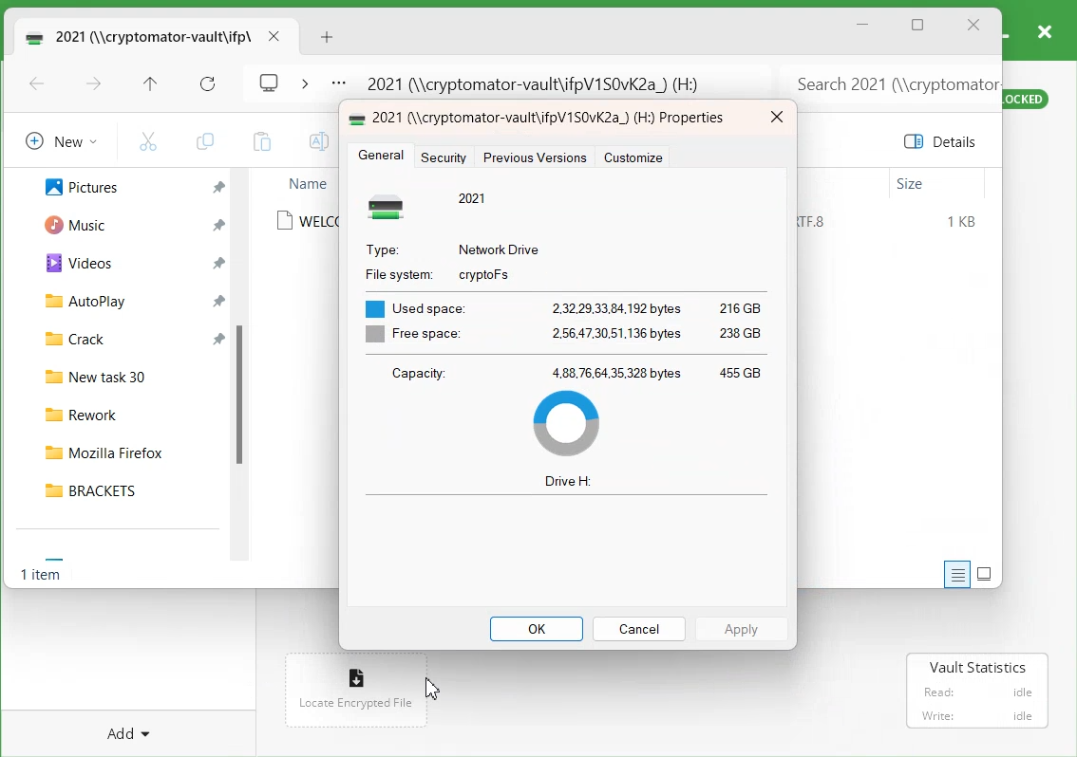 The width and height of the screenshot is (1077, 757). I want to click on Word RTF 8, so click(820, 222).